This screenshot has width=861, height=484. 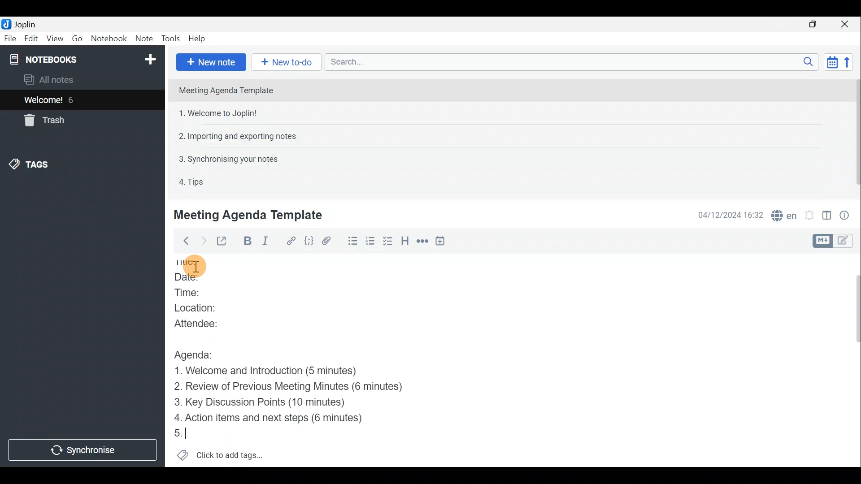 I want to click on Italic, so click(x=271, y=242).